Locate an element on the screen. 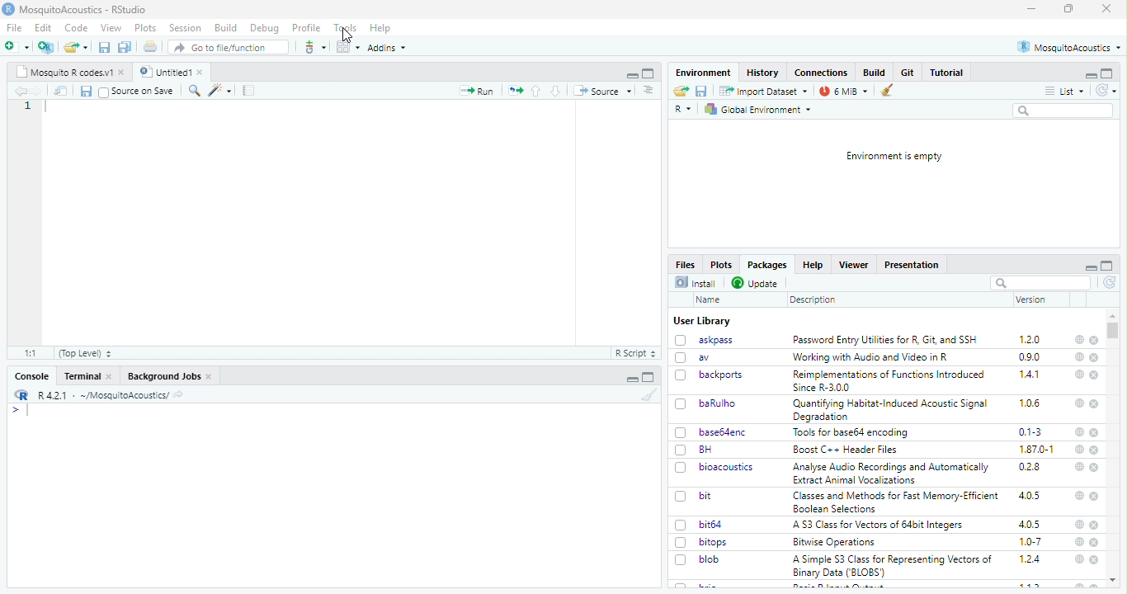 Image resolution: width=1127 pixels, height=594 pixels. File is located at coordinates (16, 28).